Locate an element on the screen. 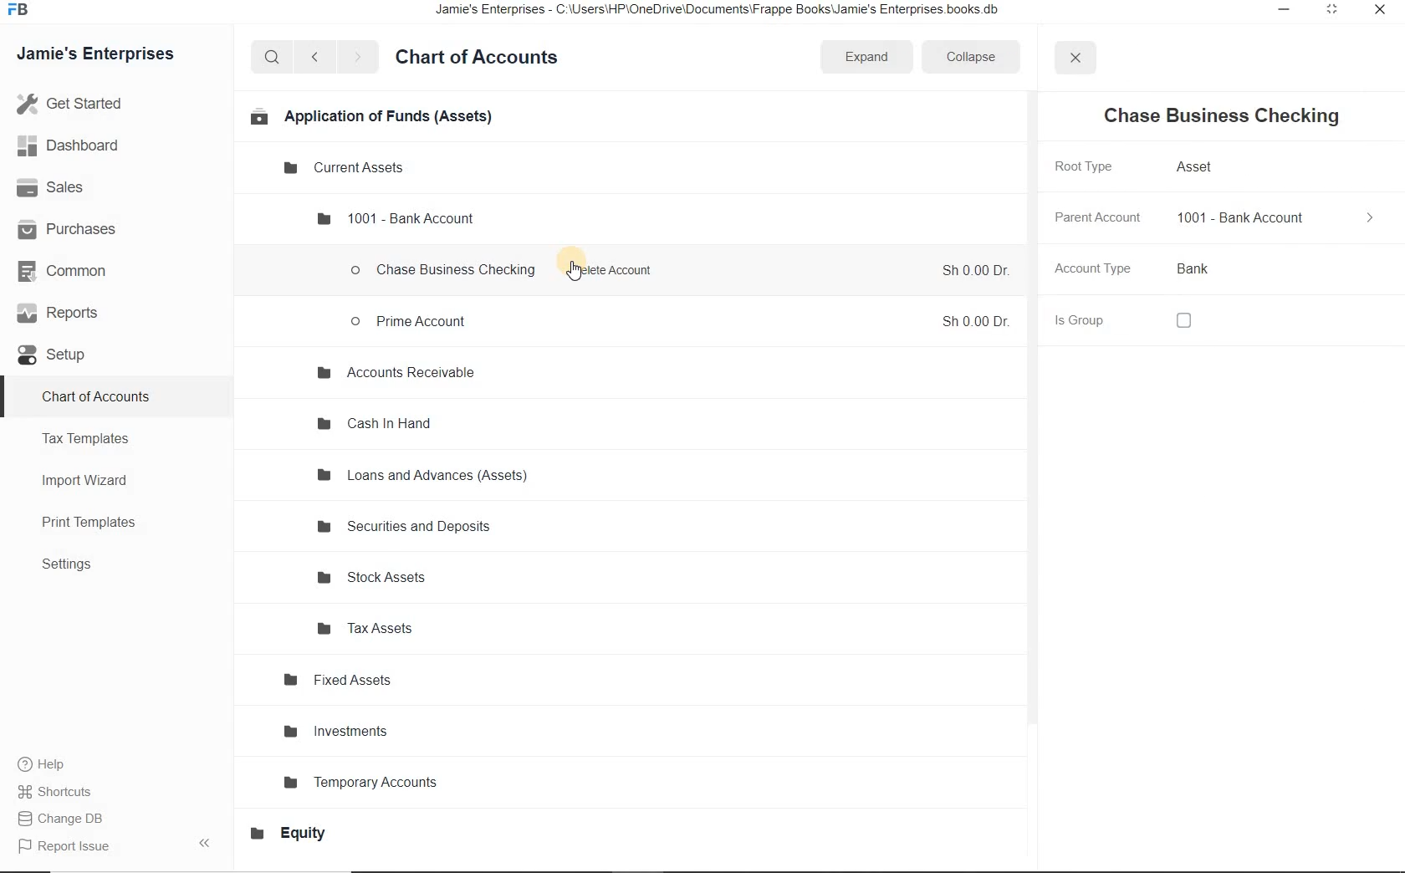  Expand is located at coordinates (870, 57).